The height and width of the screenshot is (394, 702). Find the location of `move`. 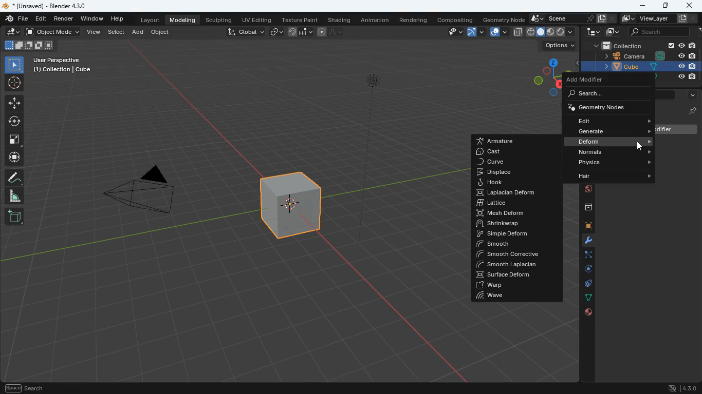

move is located at coordinates (14, 103).